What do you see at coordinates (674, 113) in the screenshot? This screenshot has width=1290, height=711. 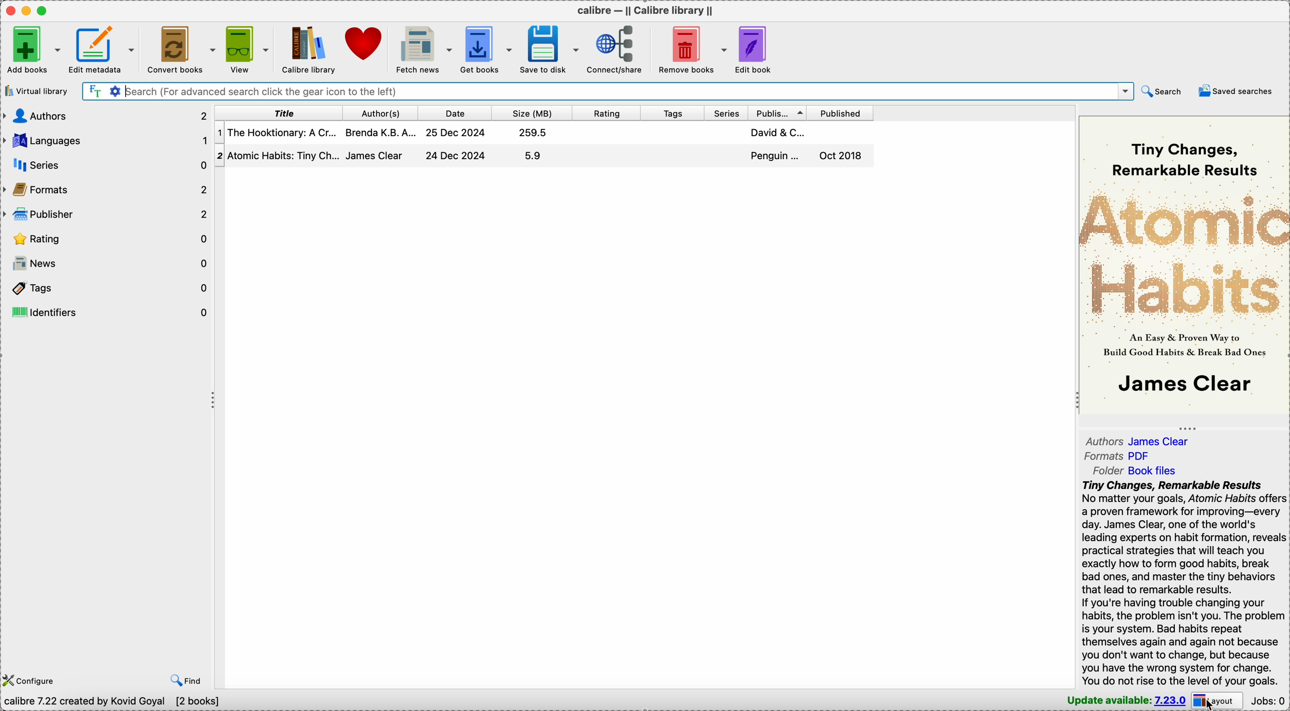 I see `tags` at bounding box center [674, 113].